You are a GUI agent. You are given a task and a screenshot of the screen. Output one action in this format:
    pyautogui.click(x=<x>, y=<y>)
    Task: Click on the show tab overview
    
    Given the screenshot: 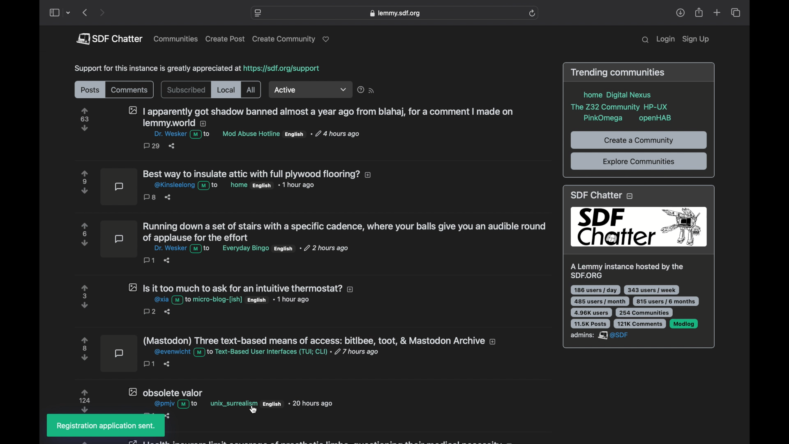 What is the action you would take?
    pyautogui.click(x=735, y=13)
    